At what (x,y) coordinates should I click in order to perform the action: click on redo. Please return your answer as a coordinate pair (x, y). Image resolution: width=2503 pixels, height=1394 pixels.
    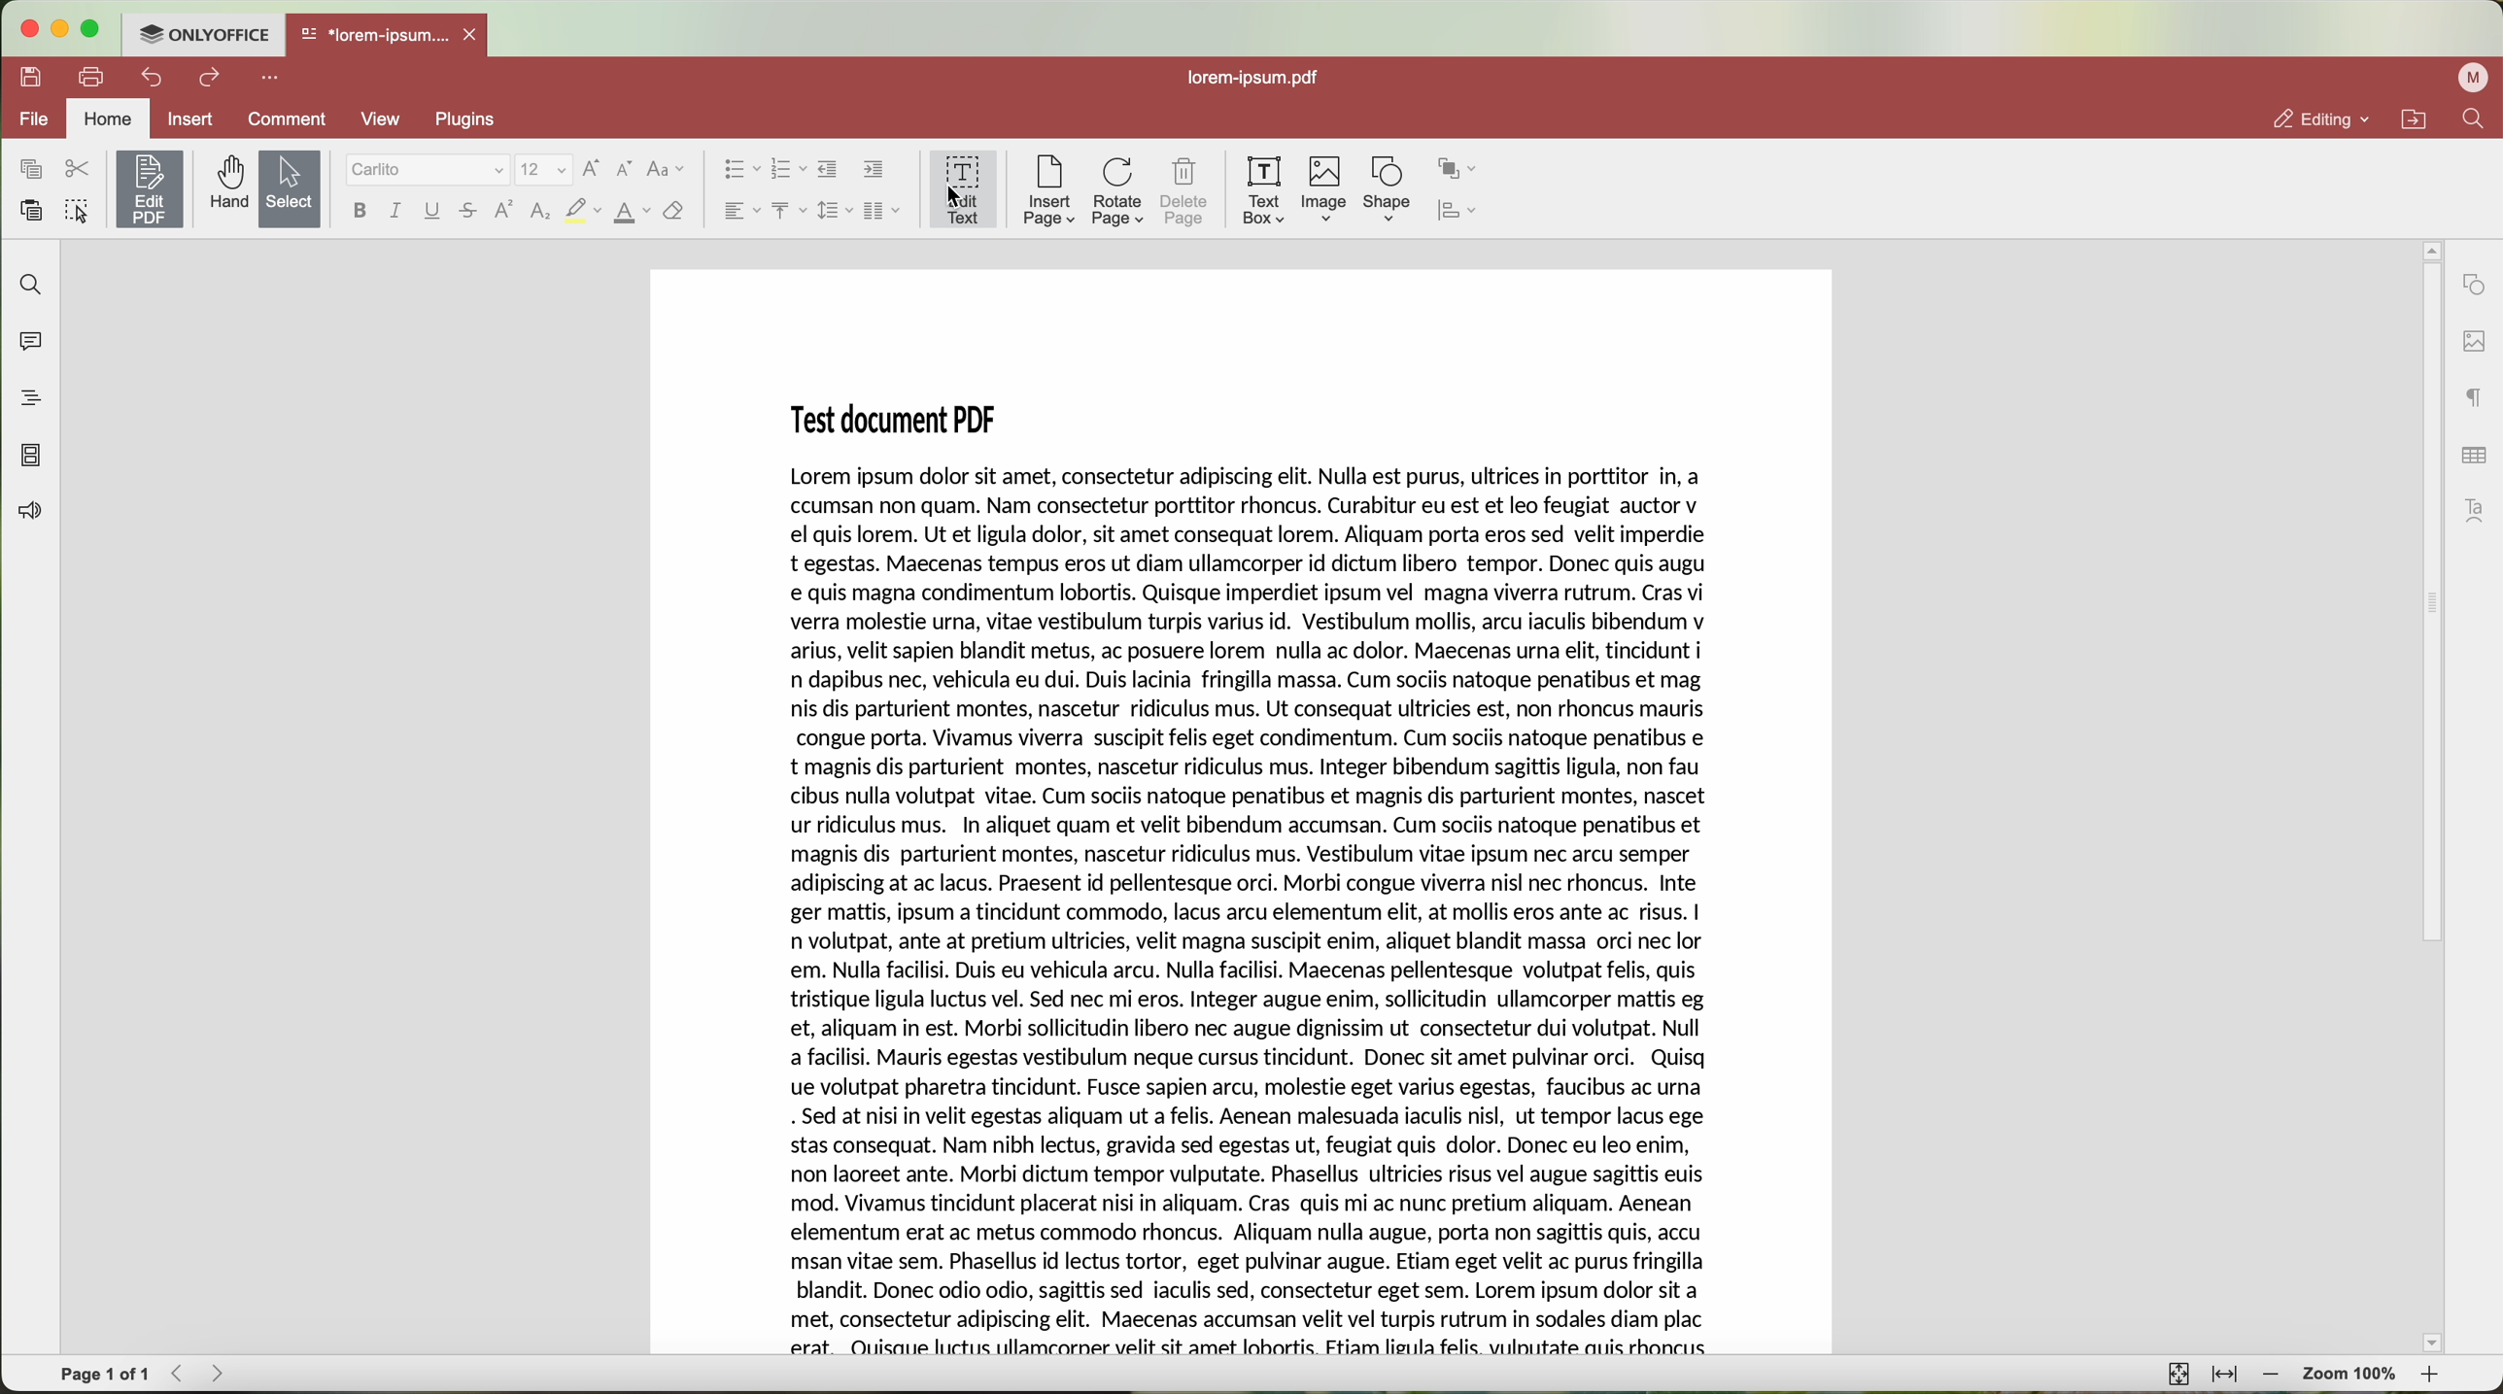
    Looking at the image, I should click on (211, 78).